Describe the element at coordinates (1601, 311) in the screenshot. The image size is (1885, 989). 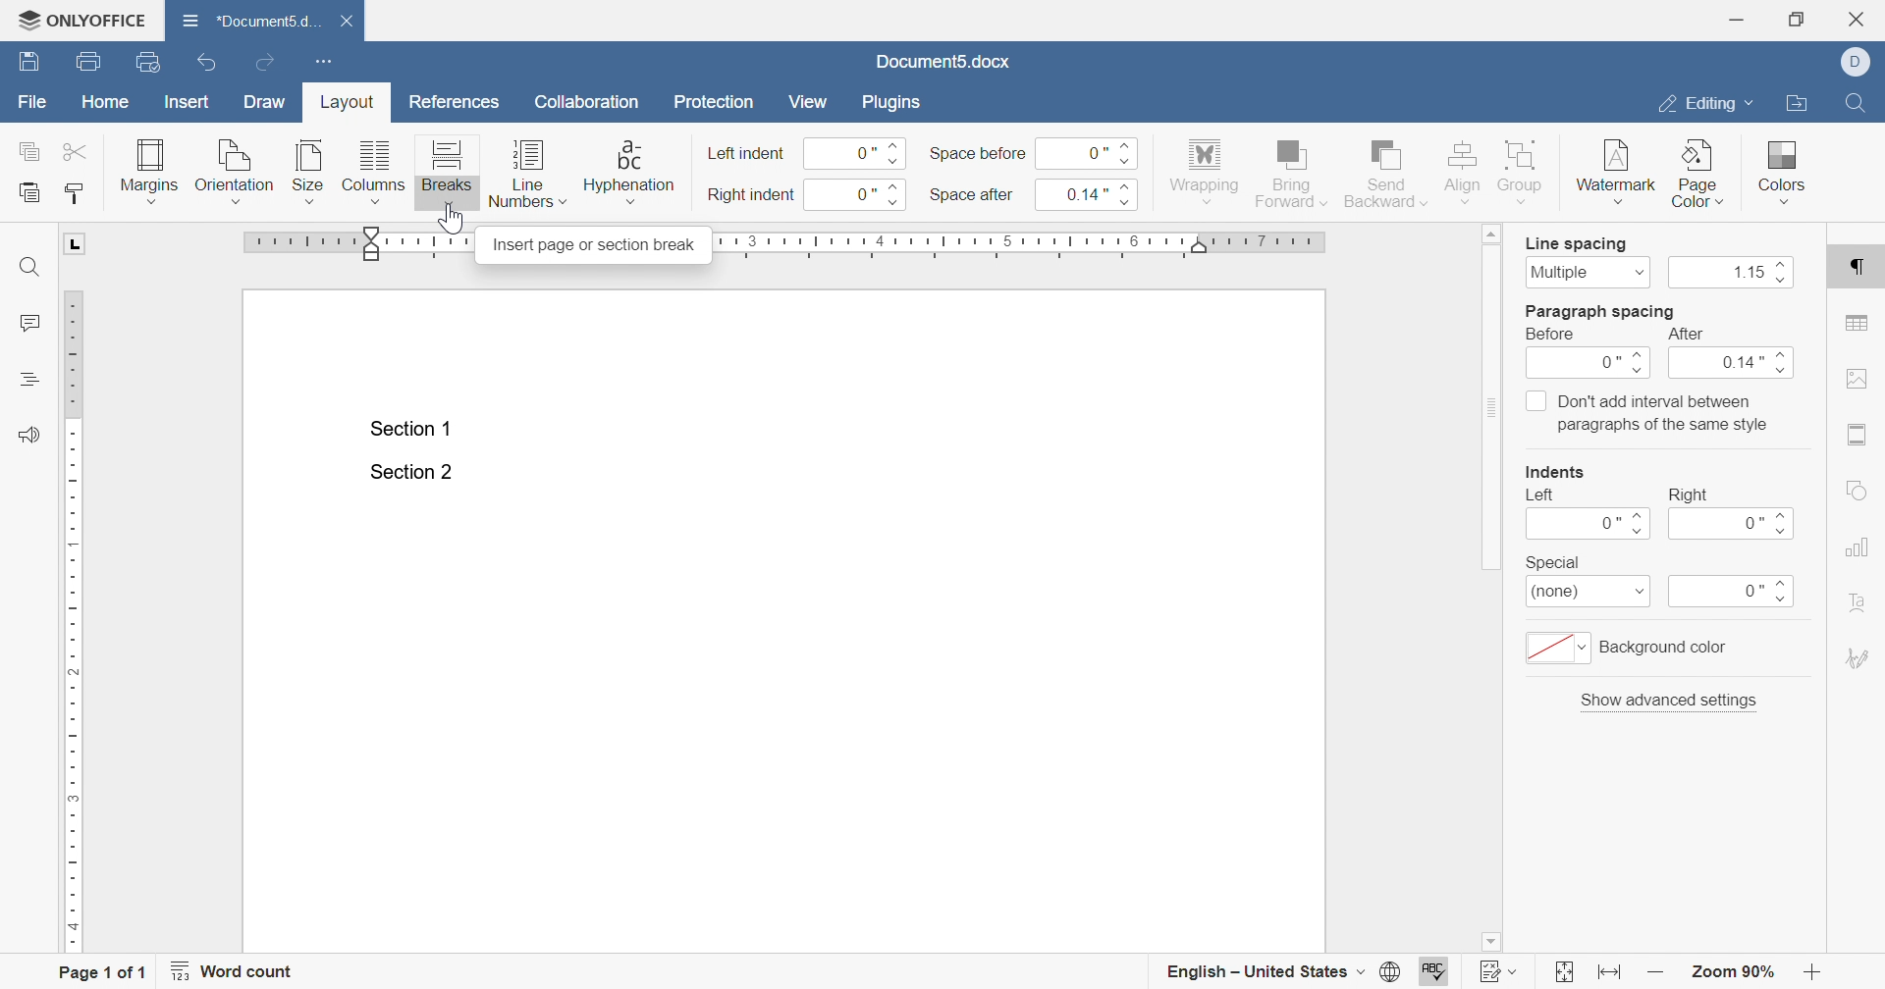
I see `paragraph spacing` at that location.